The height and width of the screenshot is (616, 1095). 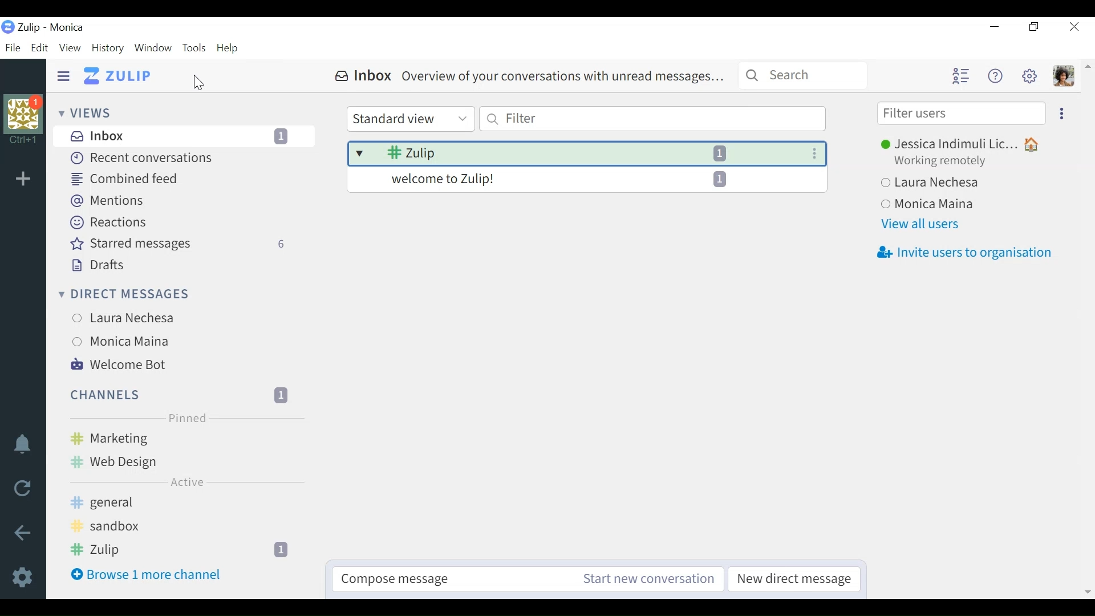 I want to click on File, so click(x=15, y=48).